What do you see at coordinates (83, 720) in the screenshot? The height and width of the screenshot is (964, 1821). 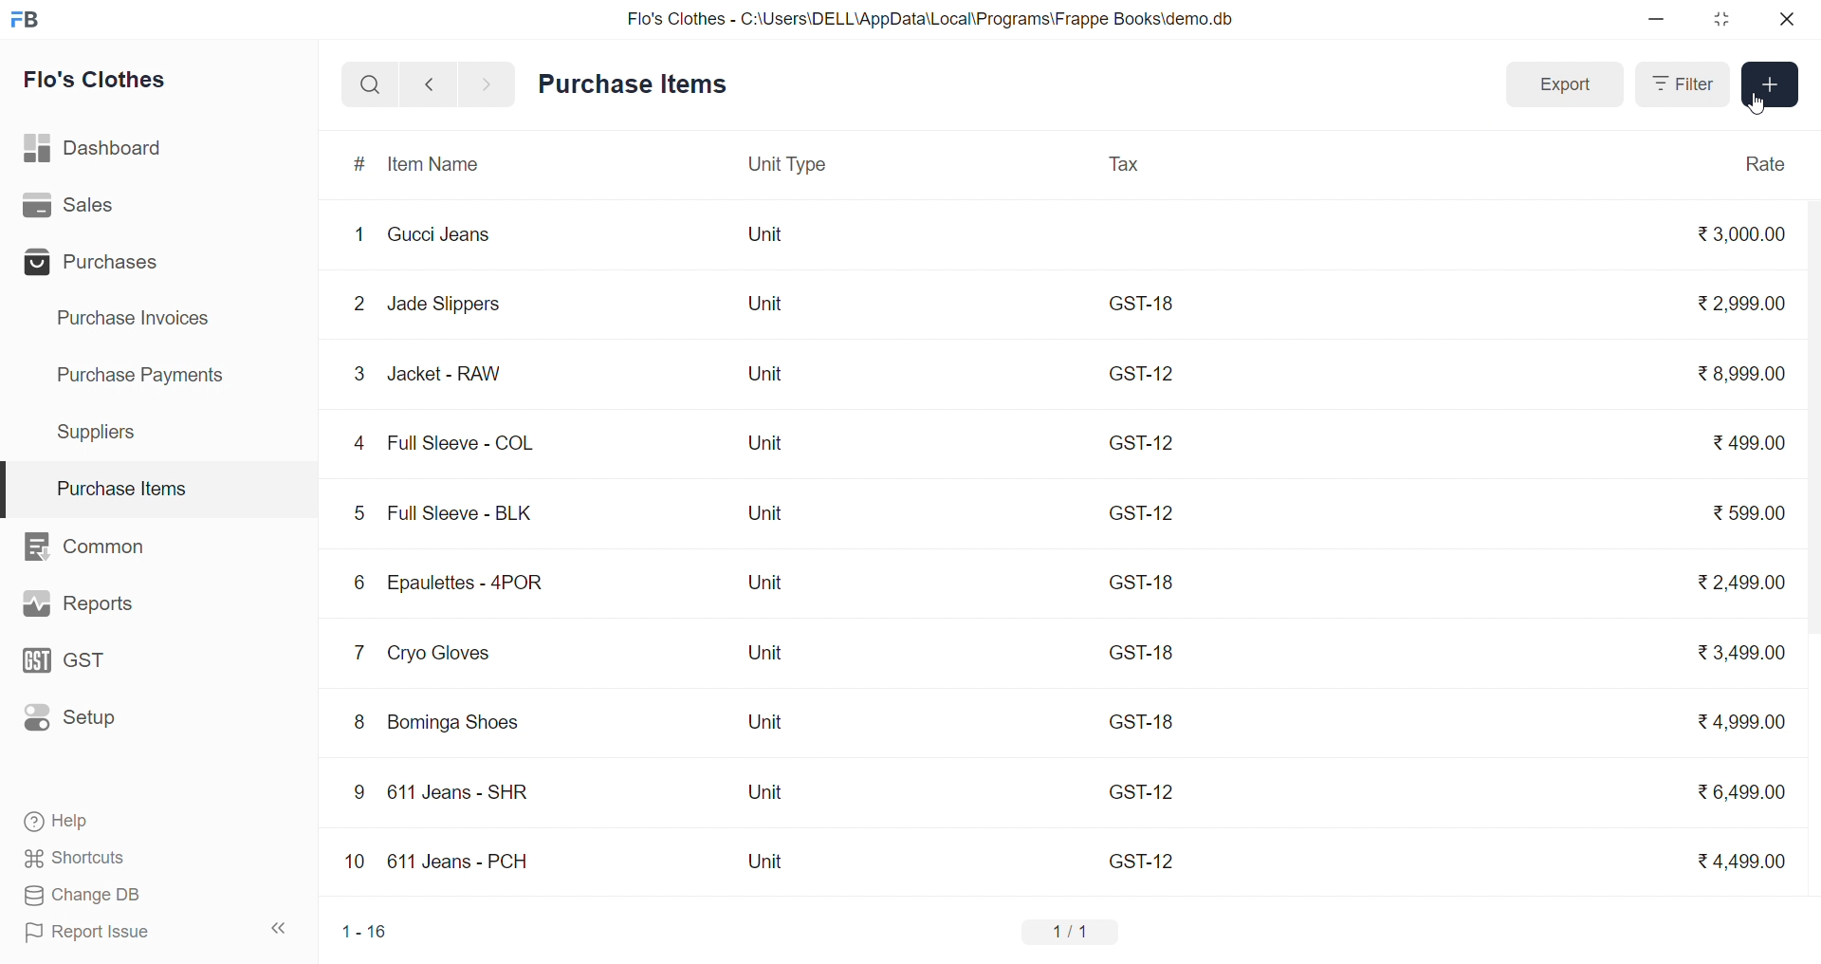 I see `Setup` at bounding box center [83, 720].